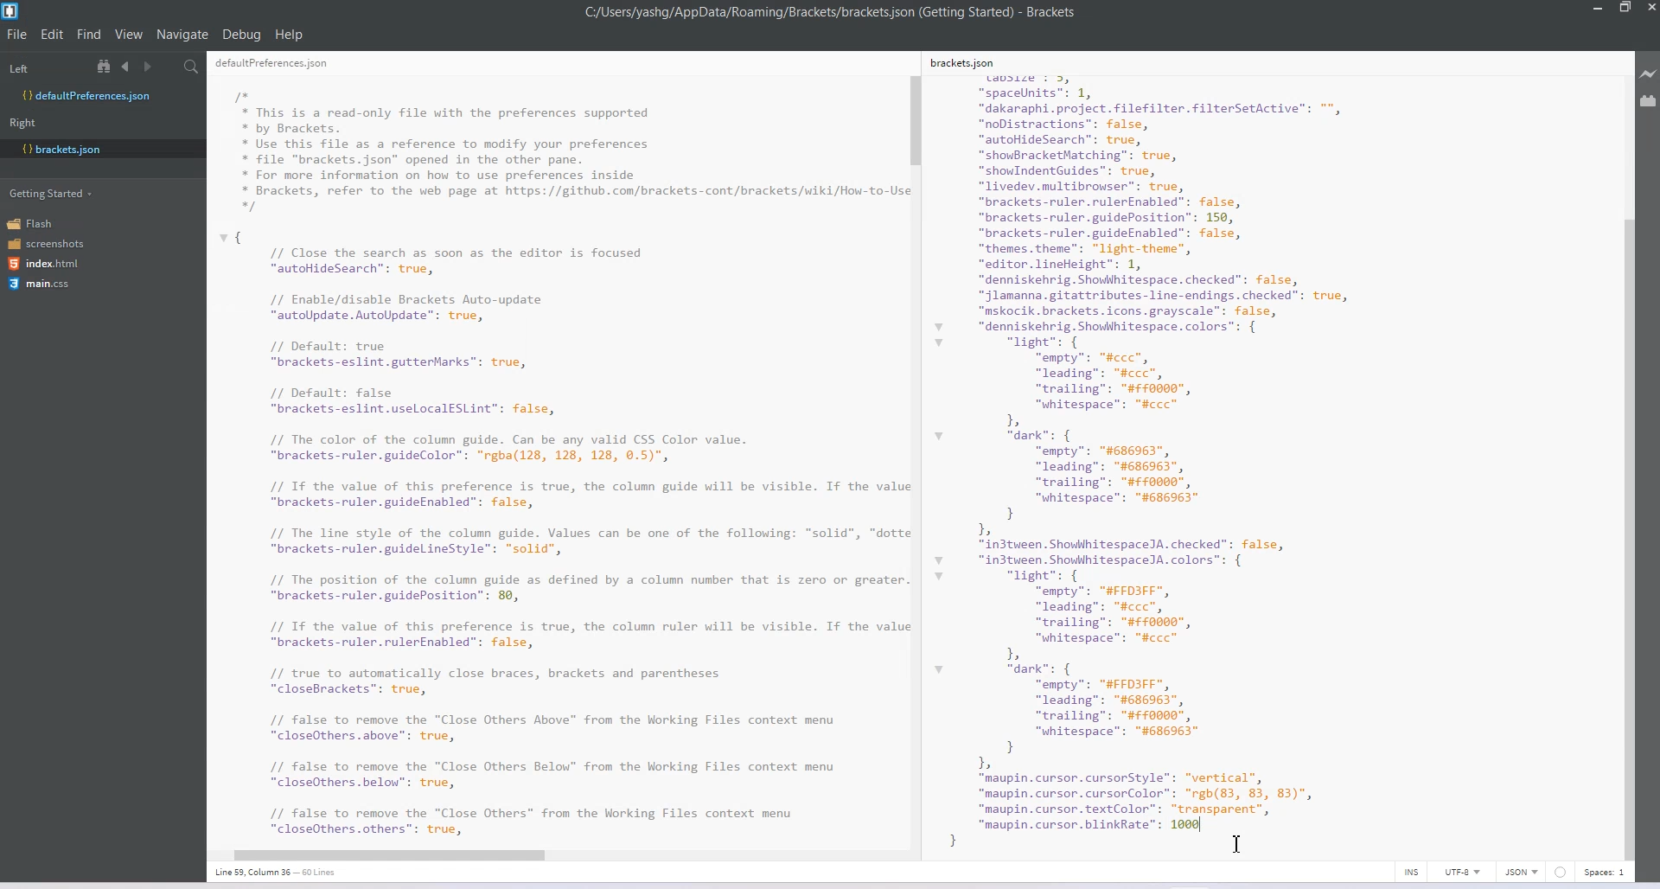 The width and height of the screenshot is (1660, 889). What do you see at coordinates (54, 34) in the screenshot?
I see `Edit` at bounding box center [54, 34].